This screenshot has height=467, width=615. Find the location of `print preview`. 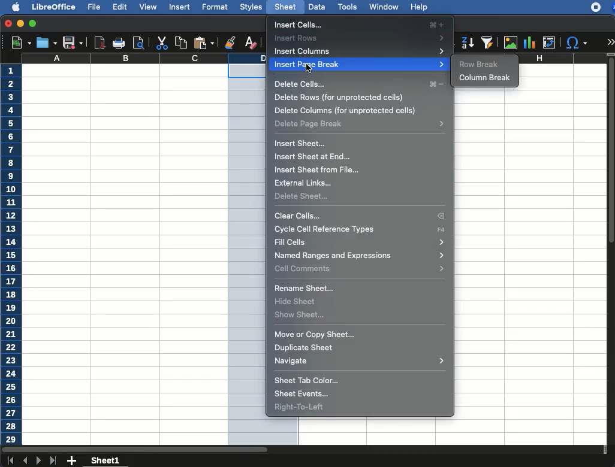

print preview is located at coordinates (140, 43).